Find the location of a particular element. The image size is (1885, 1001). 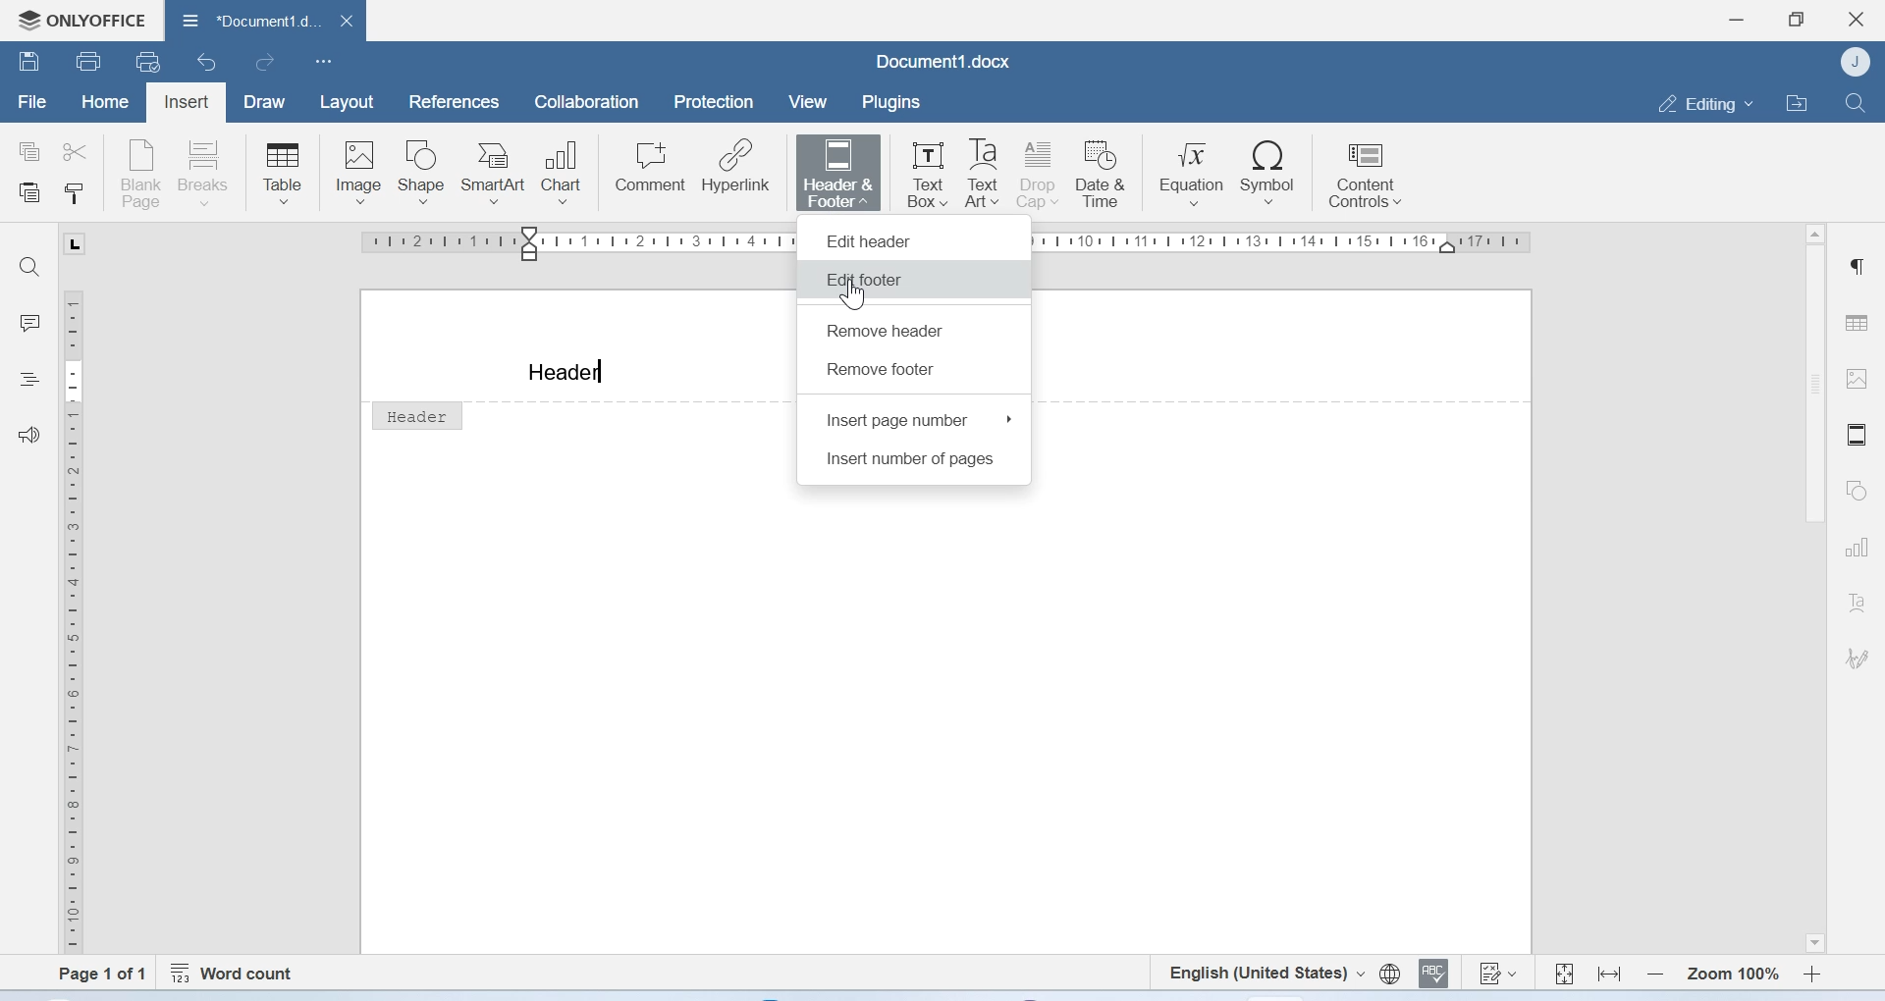

Text Box is located at coordinates (920, 169).